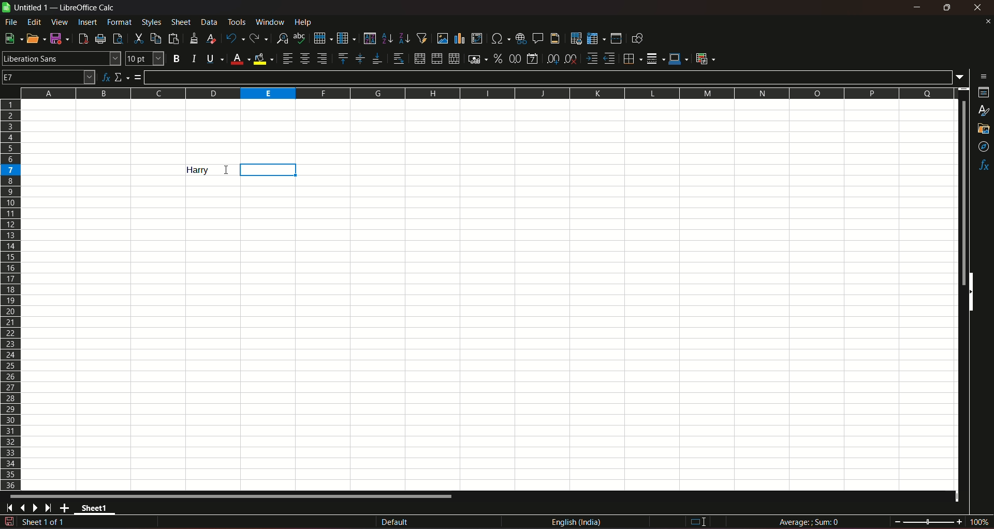 The image size is (994, 529). What do you see at coordinates (195, 38) in the screenshot?
I see `clone formatting` at bounding box center [195, 38].